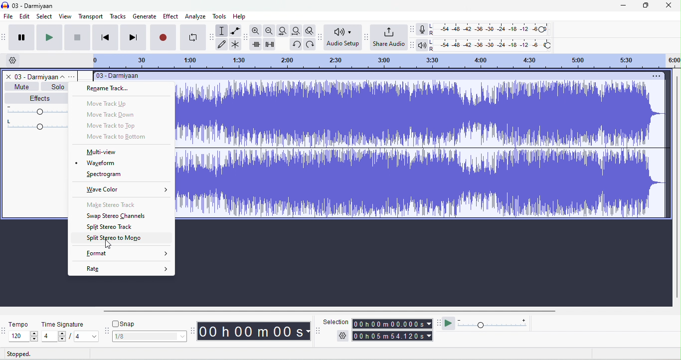 This screenshot has height=360, width=681. I want to click on time signature, so click(64, 323).